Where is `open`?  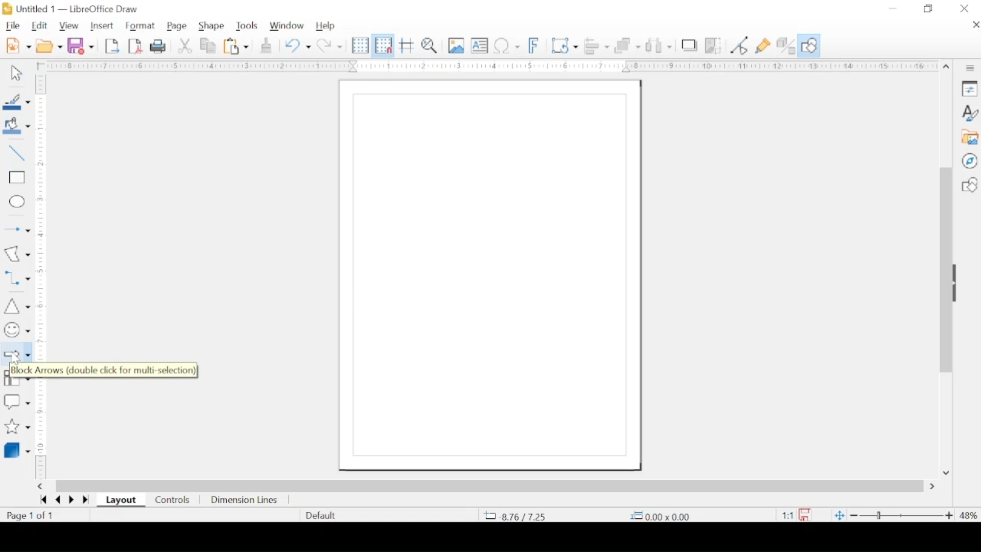 open is located at coordinates (49, 45).